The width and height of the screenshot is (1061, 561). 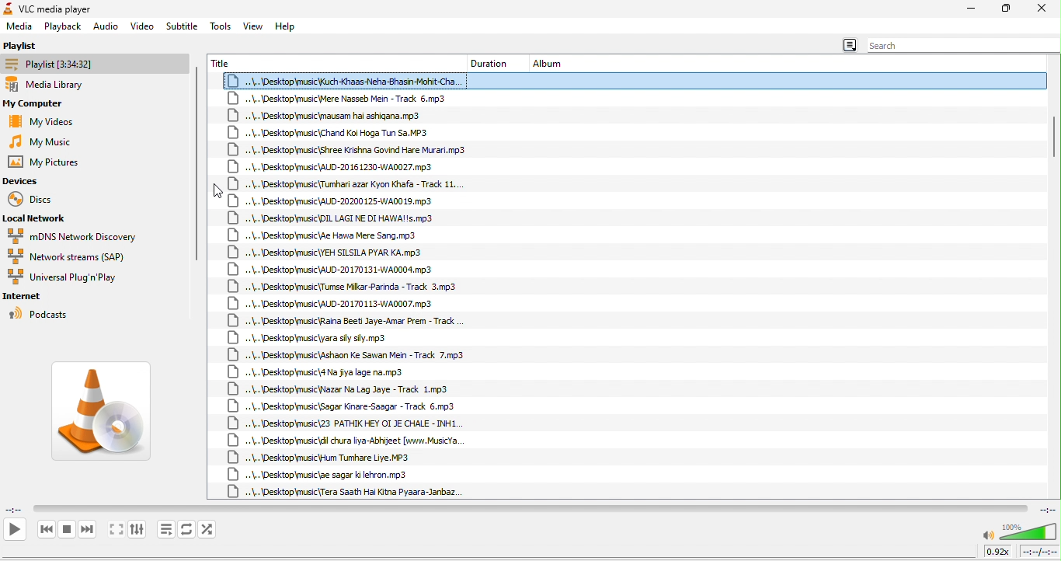 What do you see at coordinates (334, 269) in the screenshot?
I see `+.\.\Desktop\music\AUD-20170131-WA0004.mp3` at bounding box center [334, 269].